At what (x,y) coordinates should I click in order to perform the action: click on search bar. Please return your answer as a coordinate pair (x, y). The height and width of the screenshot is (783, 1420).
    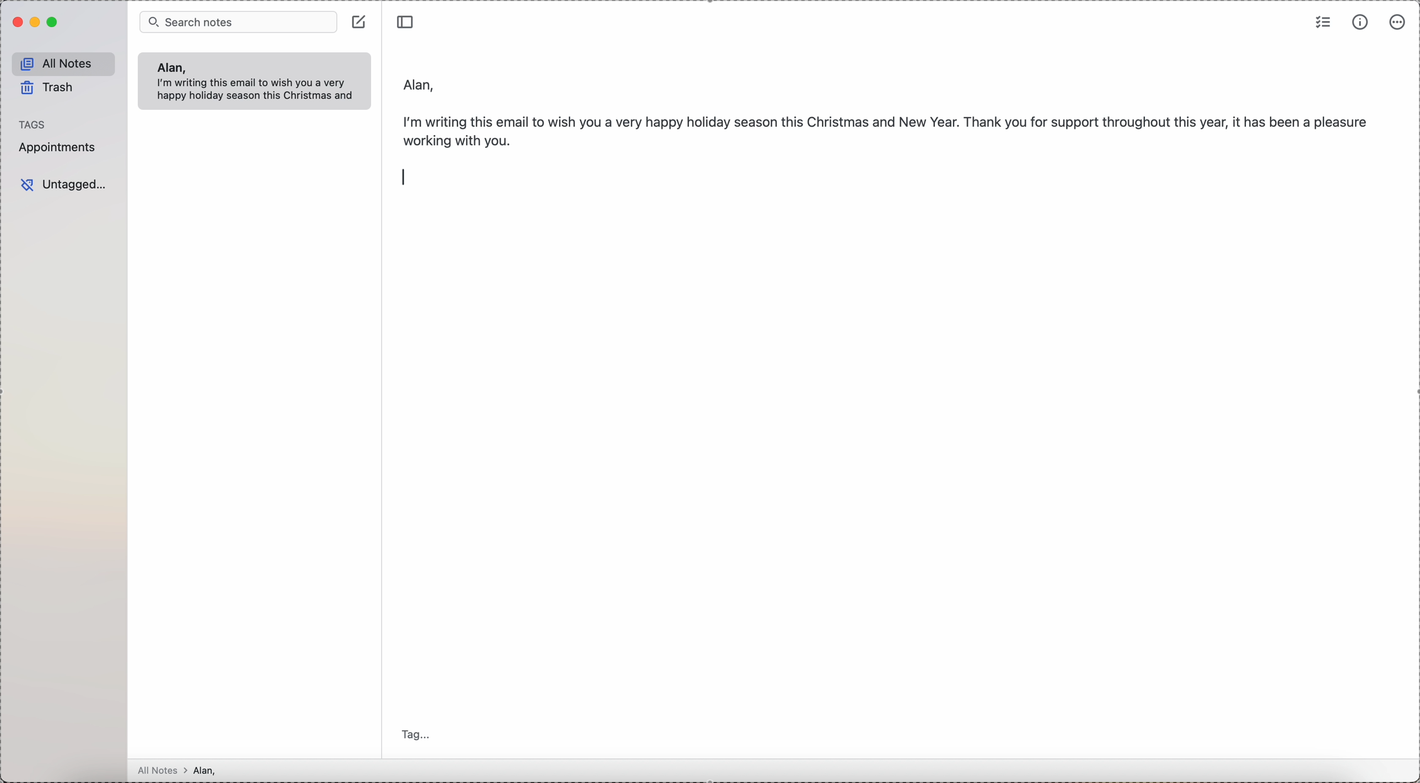
    Looking at the image, I should click on (238, 21).